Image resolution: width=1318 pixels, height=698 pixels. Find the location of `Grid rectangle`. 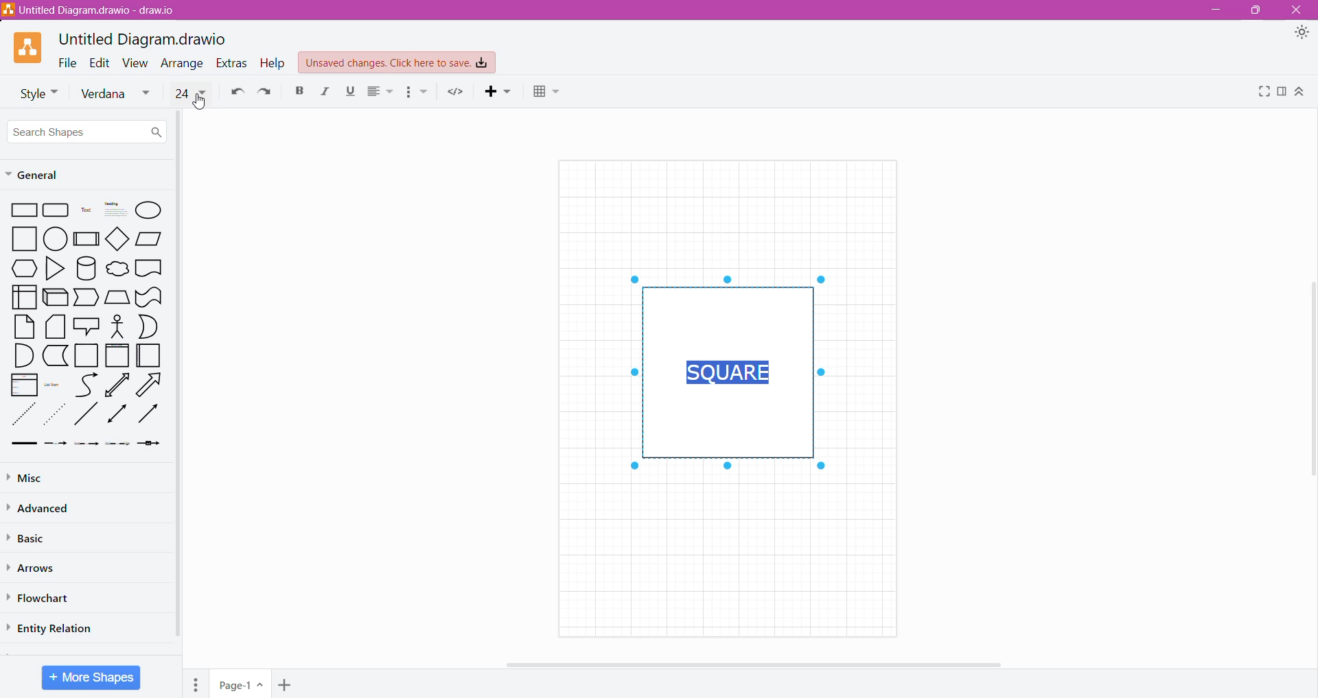

Grid rectangle is located at coordinates (56, 210).